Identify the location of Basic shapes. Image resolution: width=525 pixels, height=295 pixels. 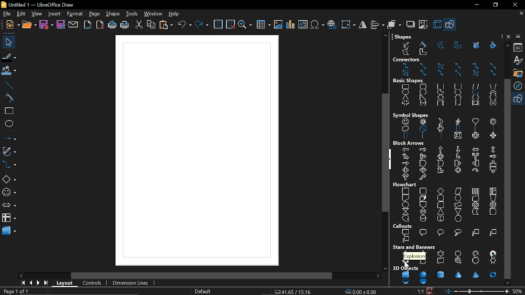
(9, 180).